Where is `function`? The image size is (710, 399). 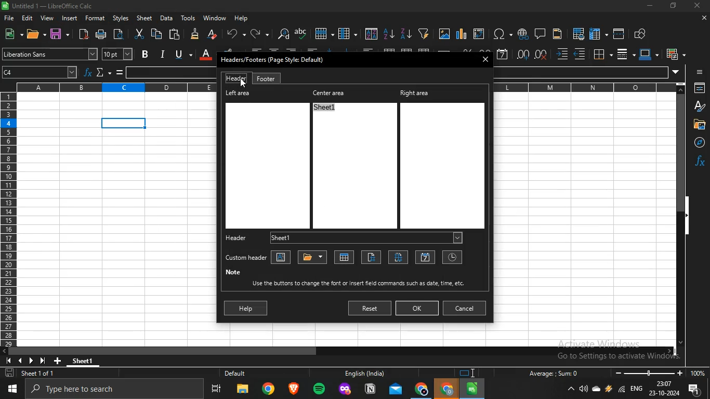 function is located at coordinates (700, 161).